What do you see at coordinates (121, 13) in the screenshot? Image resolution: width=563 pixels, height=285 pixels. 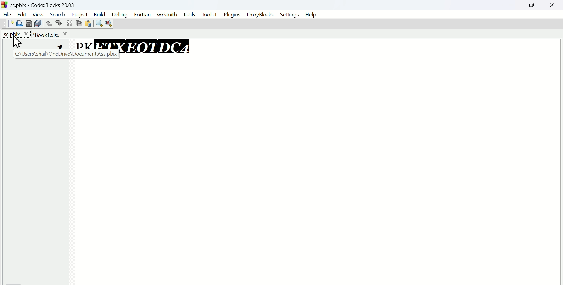 I see `Debug` at bounding box center [121, 13].